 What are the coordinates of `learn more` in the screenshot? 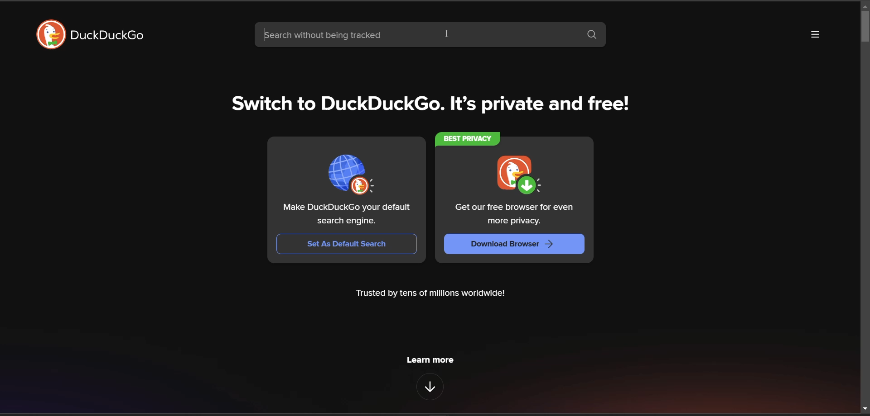 It's located at (433, 359).